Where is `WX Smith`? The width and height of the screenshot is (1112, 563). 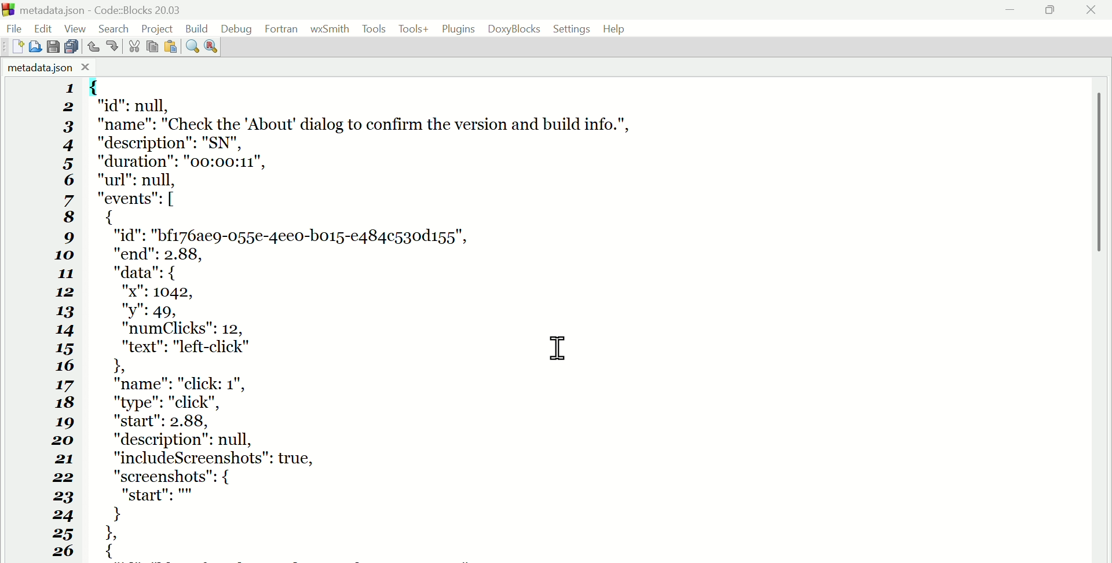 WX Smith is located at coordinates (330, 28).